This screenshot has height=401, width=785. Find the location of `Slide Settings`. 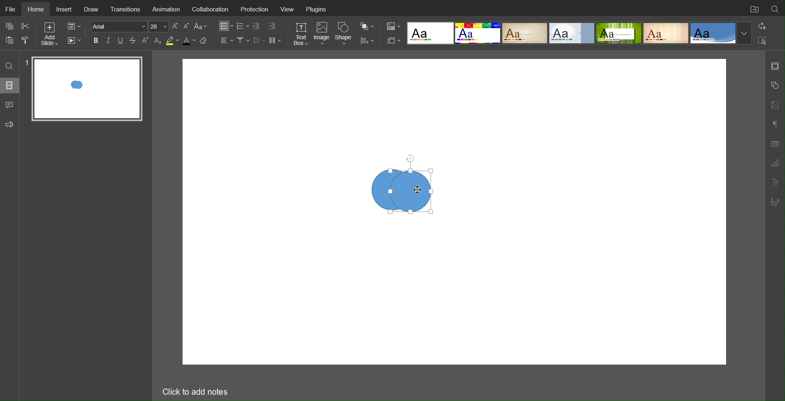

Slide Settings is located at coordinates (775, 66).